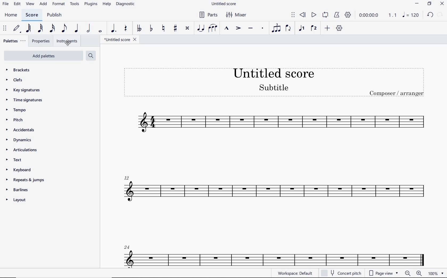  What do you see at coordinates (52, 28) in the screenshot?
I see `16TH NOTE` at bounding box center [52, 28].